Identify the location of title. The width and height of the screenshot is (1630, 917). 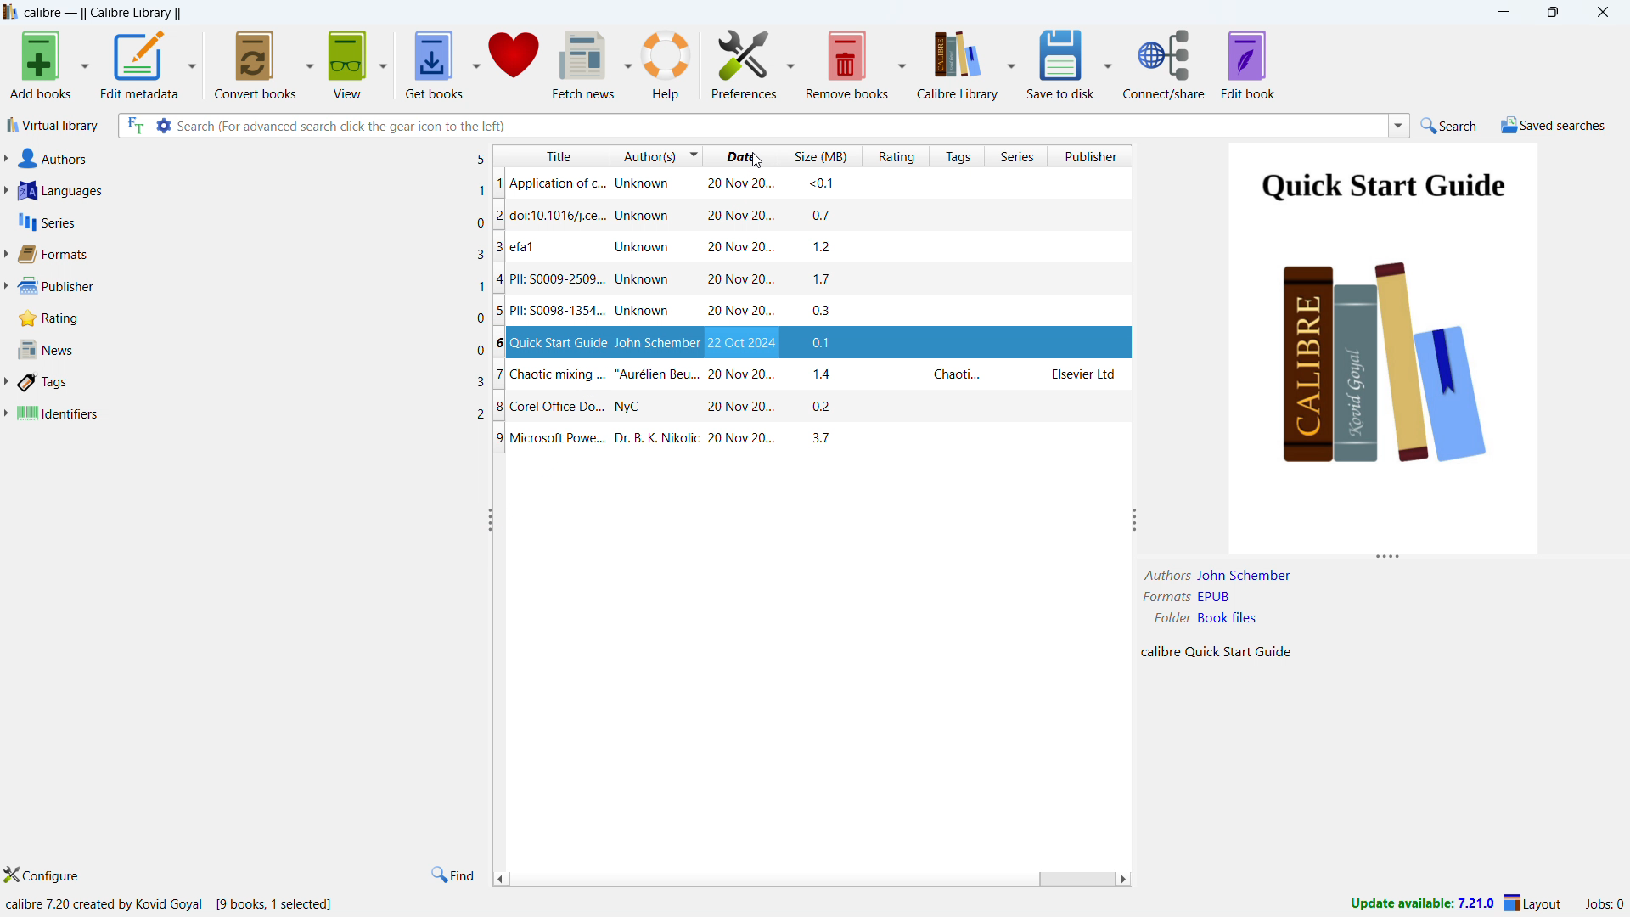
(551, 157).